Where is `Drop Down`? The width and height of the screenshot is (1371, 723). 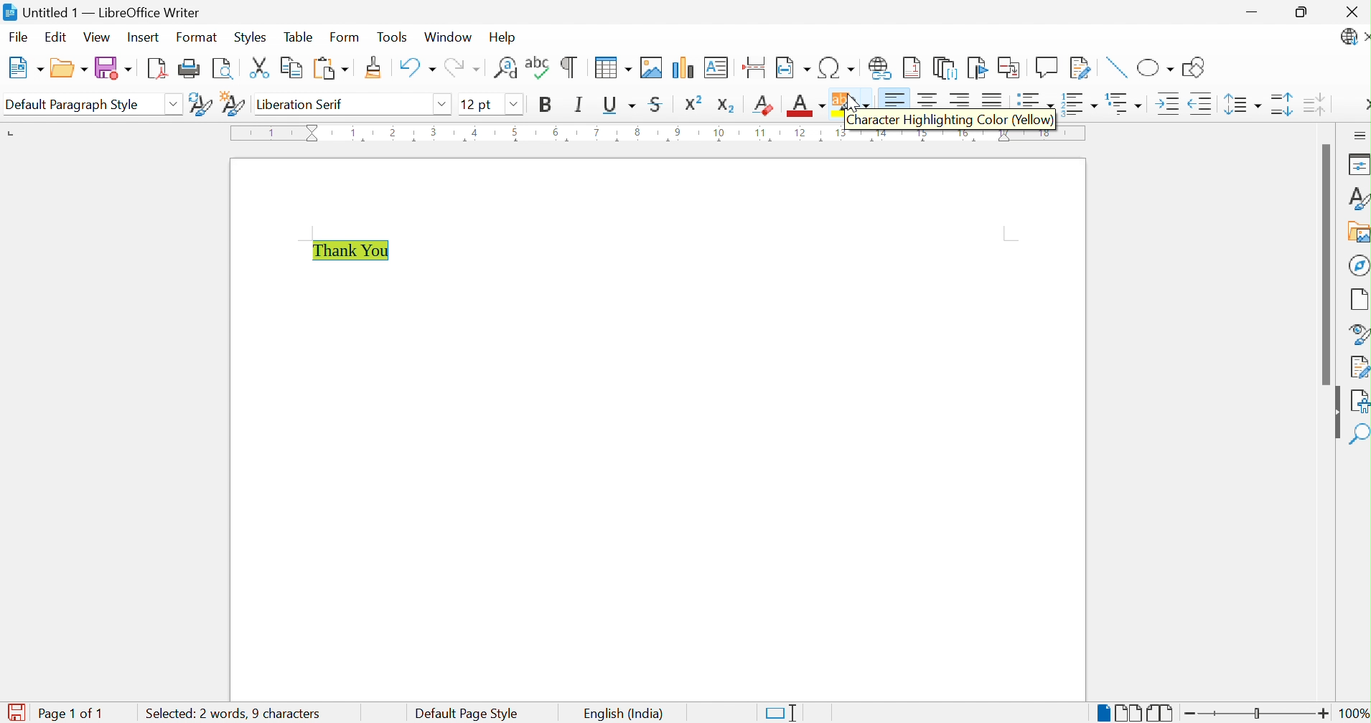 Drop Down is located at coordinates (174, 103).